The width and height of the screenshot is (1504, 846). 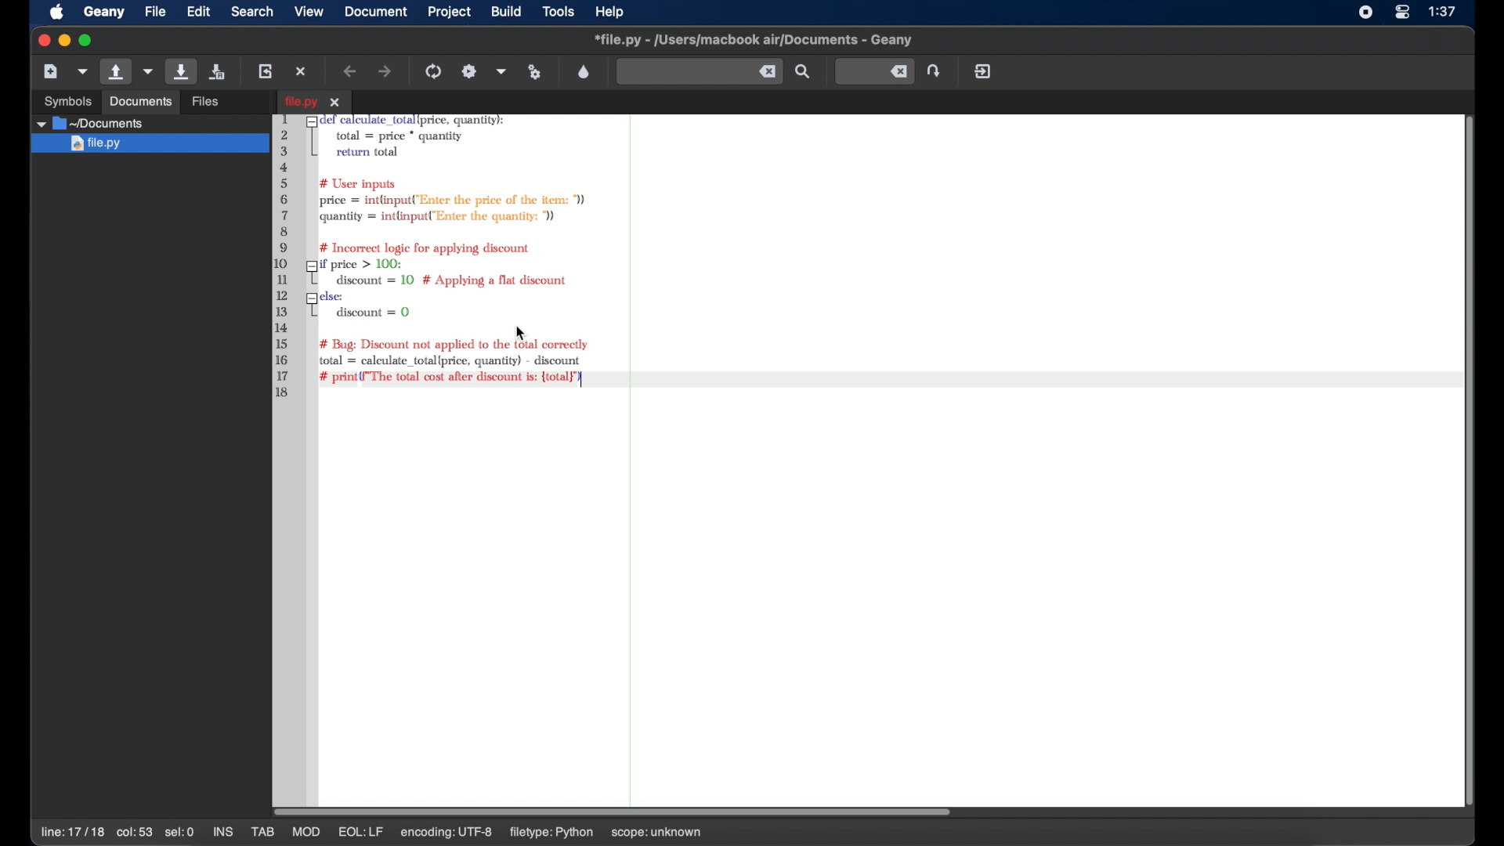 What do you see at coordinates (155, 12) in the screenshot?
I see `file` at bounding box center [155, 12].